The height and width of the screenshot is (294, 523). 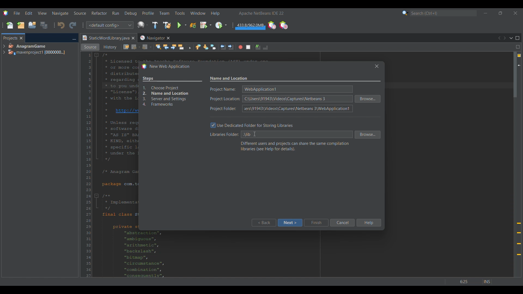 I want to click on New file, so click(x=10, y=25).